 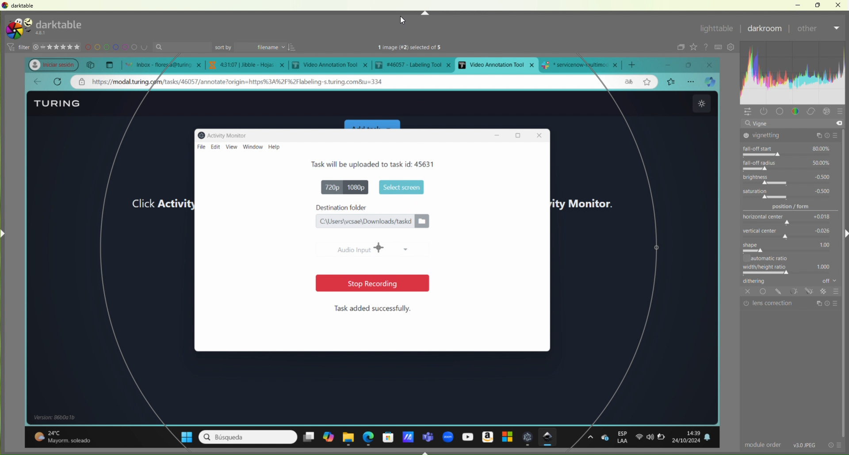 What do you see at coordinates (424, 13) in the screenshot?
I see `Up` at bounding box center [424, 13].